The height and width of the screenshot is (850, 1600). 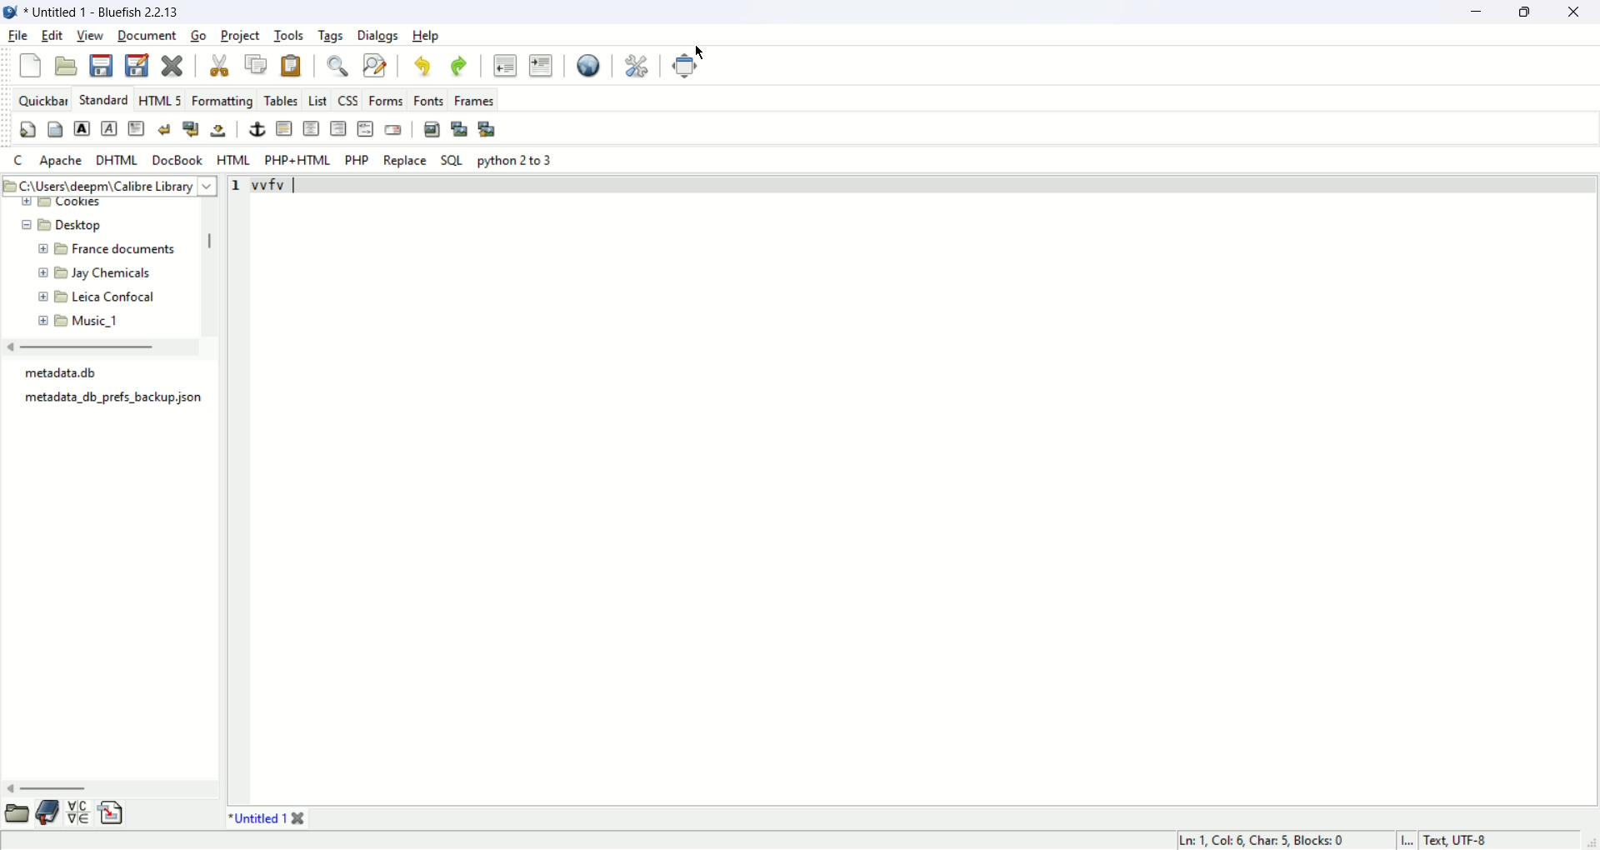 I want to click on advanced find and replace, so click(x=375, y=65).